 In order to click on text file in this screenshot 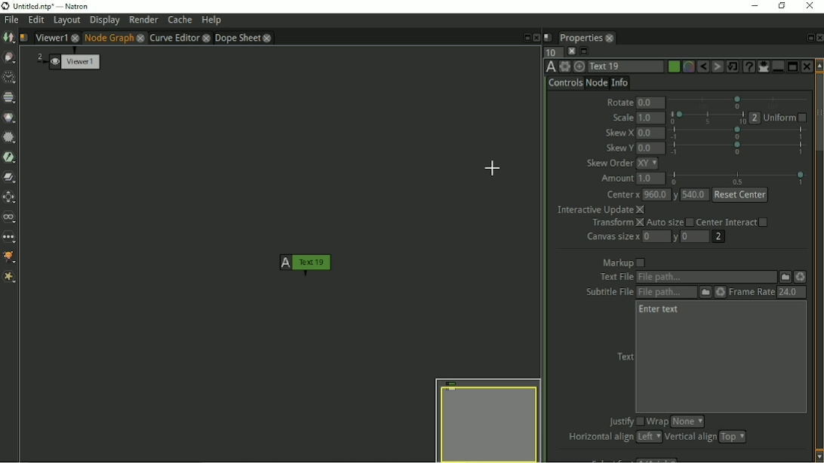, I will do `click(616, 276)`.